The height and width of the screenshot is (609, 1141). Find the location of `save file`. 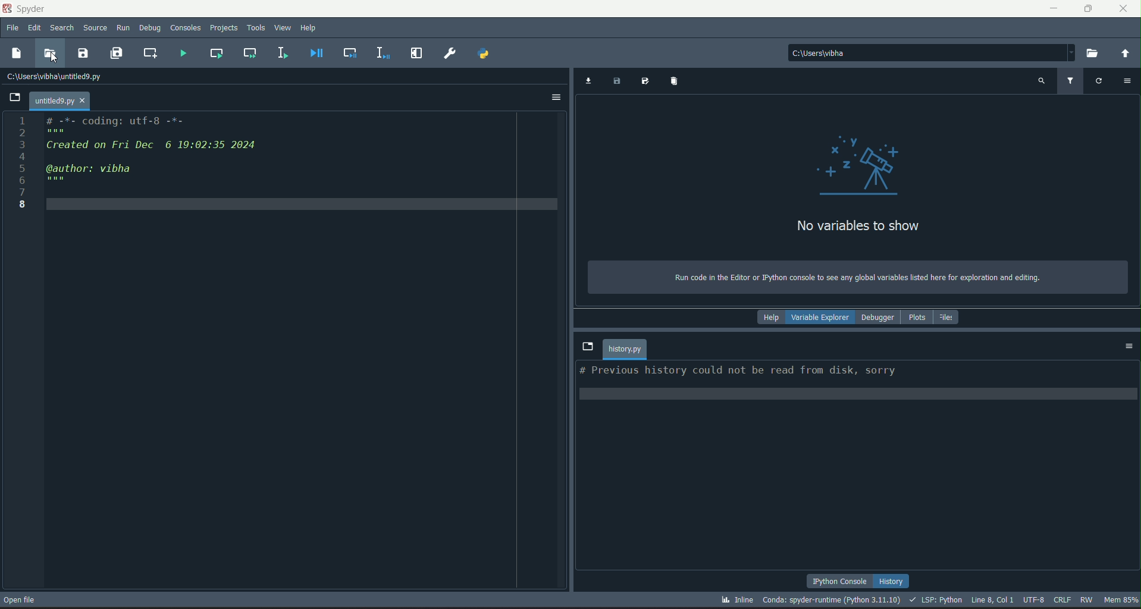

save file is located at coordinates (84, 53).